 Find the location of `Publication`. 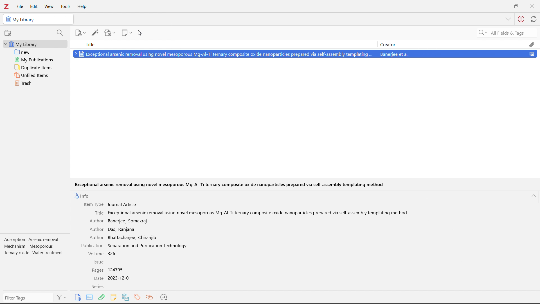

Publication is located at coordinates (93, 246).